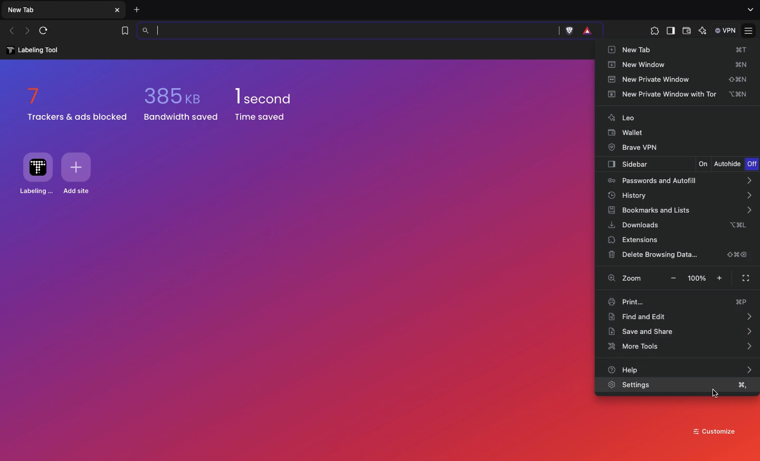 Image resolution: width=760 pixels, height=461 pixels. Describe the element at coordinates (43, 31) in the screenshot. I see `Refresh page` at that location.